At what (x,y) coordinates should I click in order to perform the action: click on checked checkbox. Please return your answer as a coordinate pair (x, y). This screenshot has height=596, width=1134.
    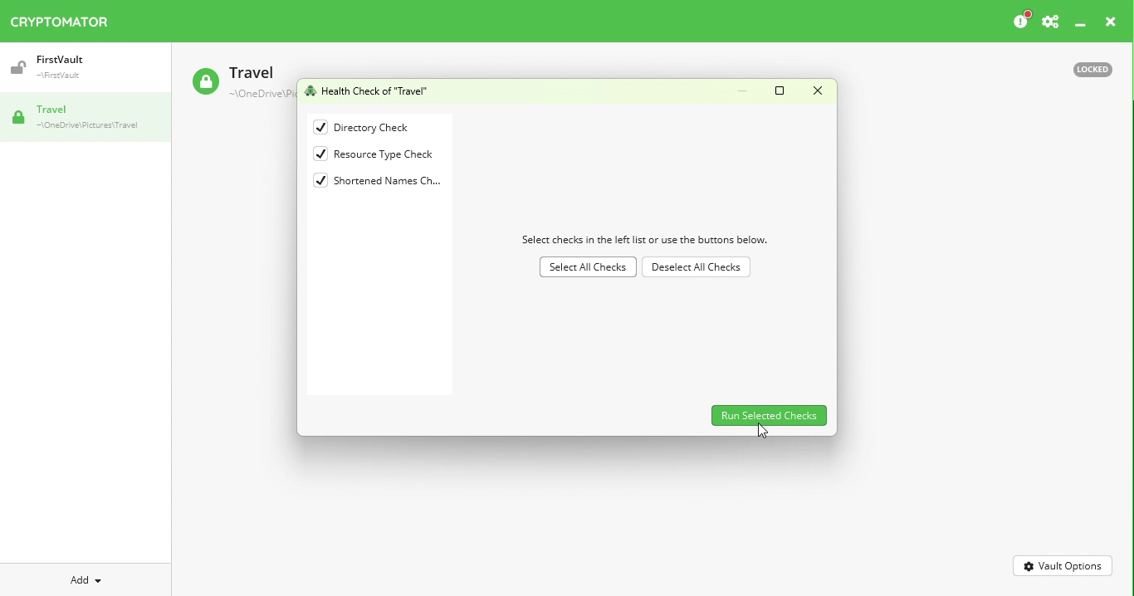
    Looking at the image, I should click on (320, 154).